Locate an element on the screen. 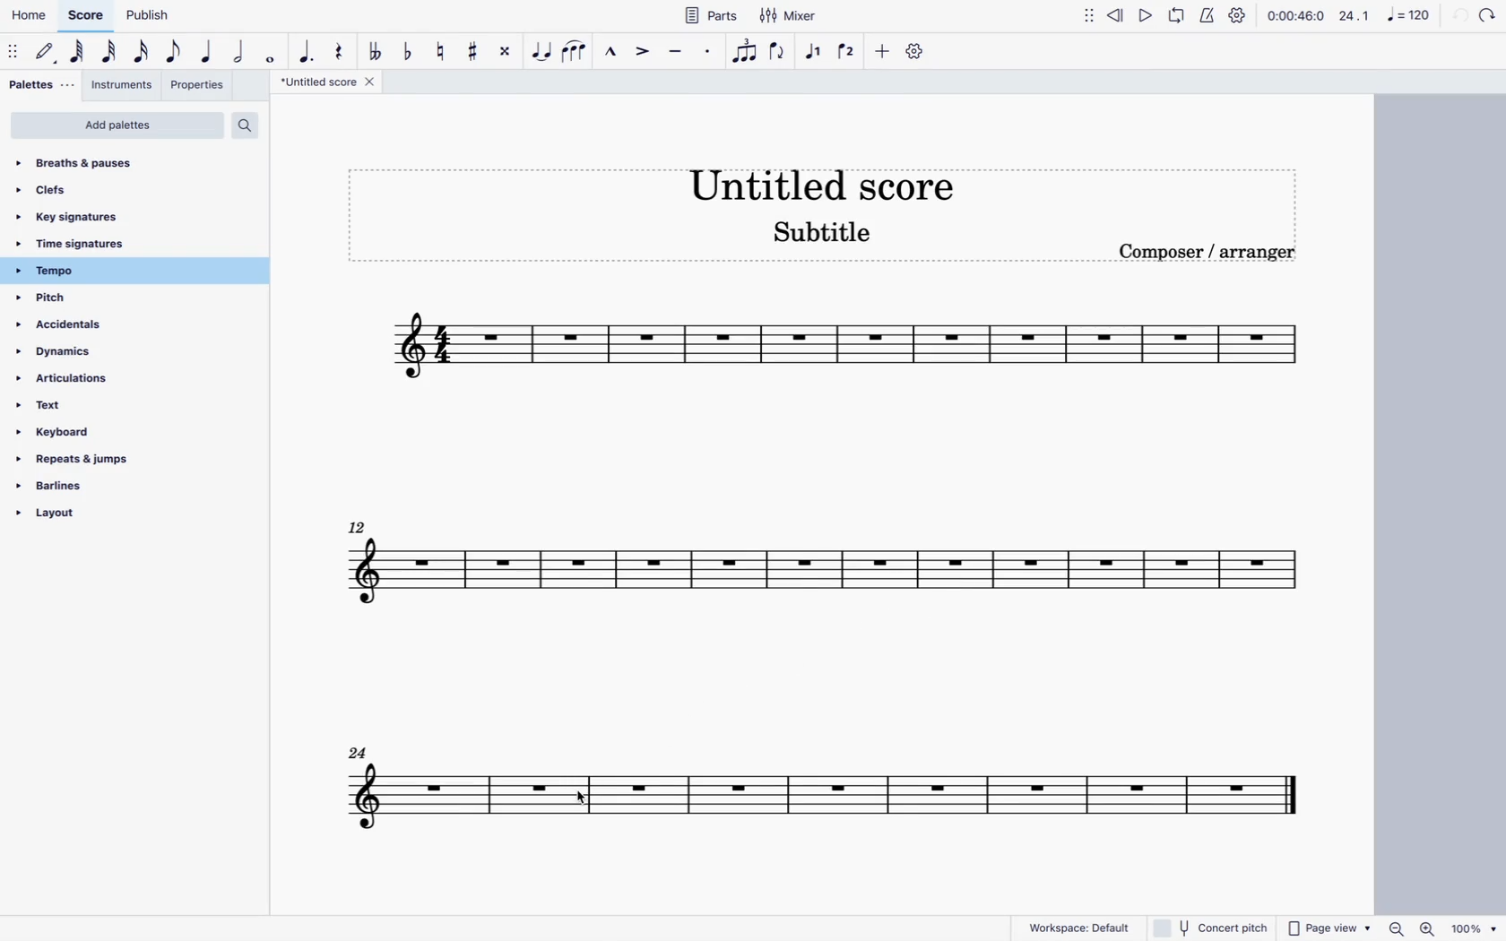 Image resolution: width=1506 pixels, height=941 pixels. parts is located at coordinates (710, 14).